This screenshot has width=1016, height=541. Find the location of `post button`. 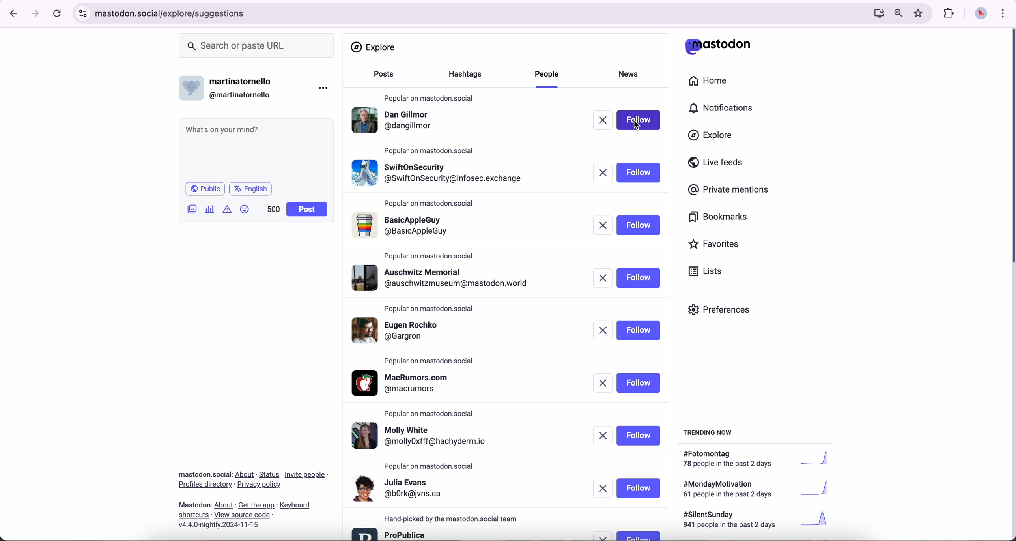

post button is located at coordinates (307, 210).